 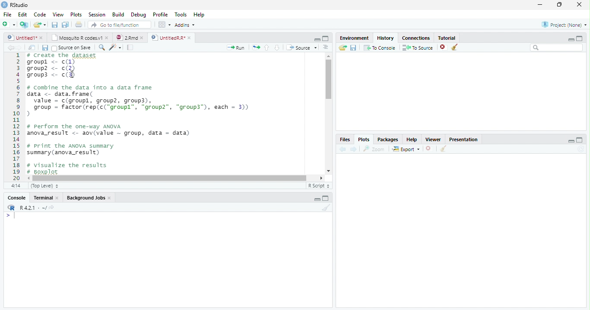 What do you see at coordinates (564, 25) in the screenshot?
I see `Project (None)` at bounding box center [564, 25].